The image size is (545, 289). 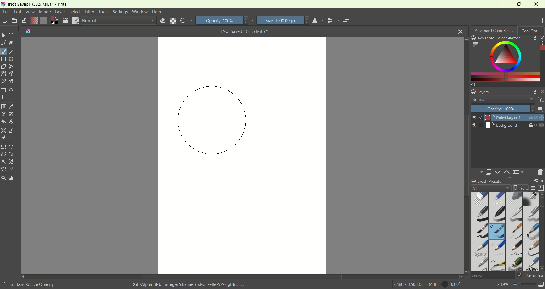 I want to click on filter, so click(x=540, y=100).